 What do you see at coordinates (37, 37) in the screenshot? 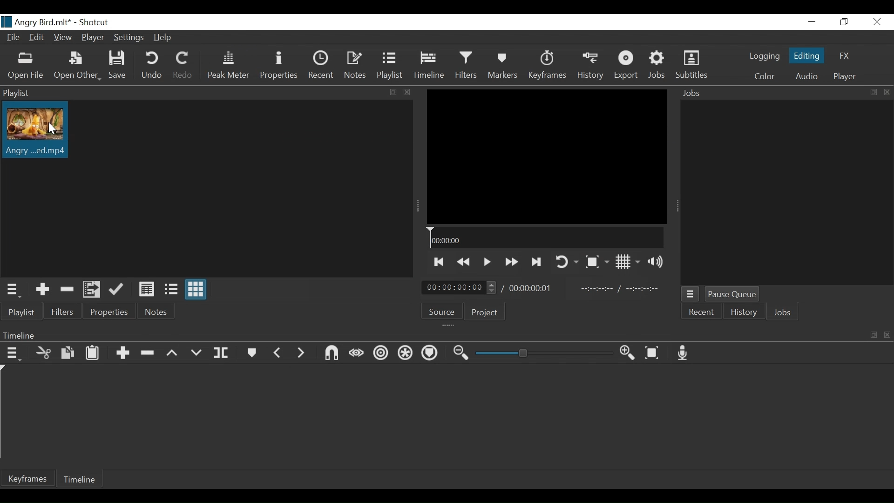
I see `Edit` at bounding box center [37, 37].